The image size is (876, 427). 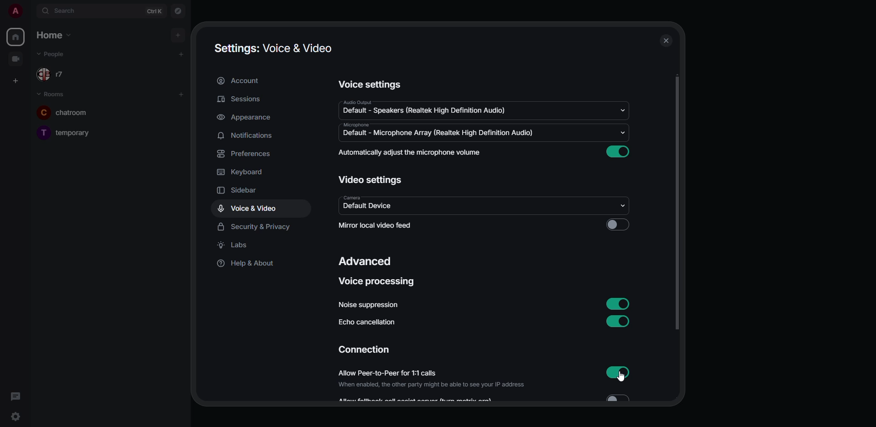 I want to click on security & privacy, so click(x=261, y=226).